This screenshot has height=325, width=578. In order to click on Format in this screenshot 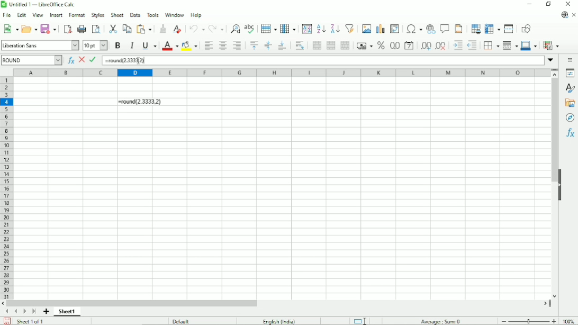, I will do `click(77, 15)`.